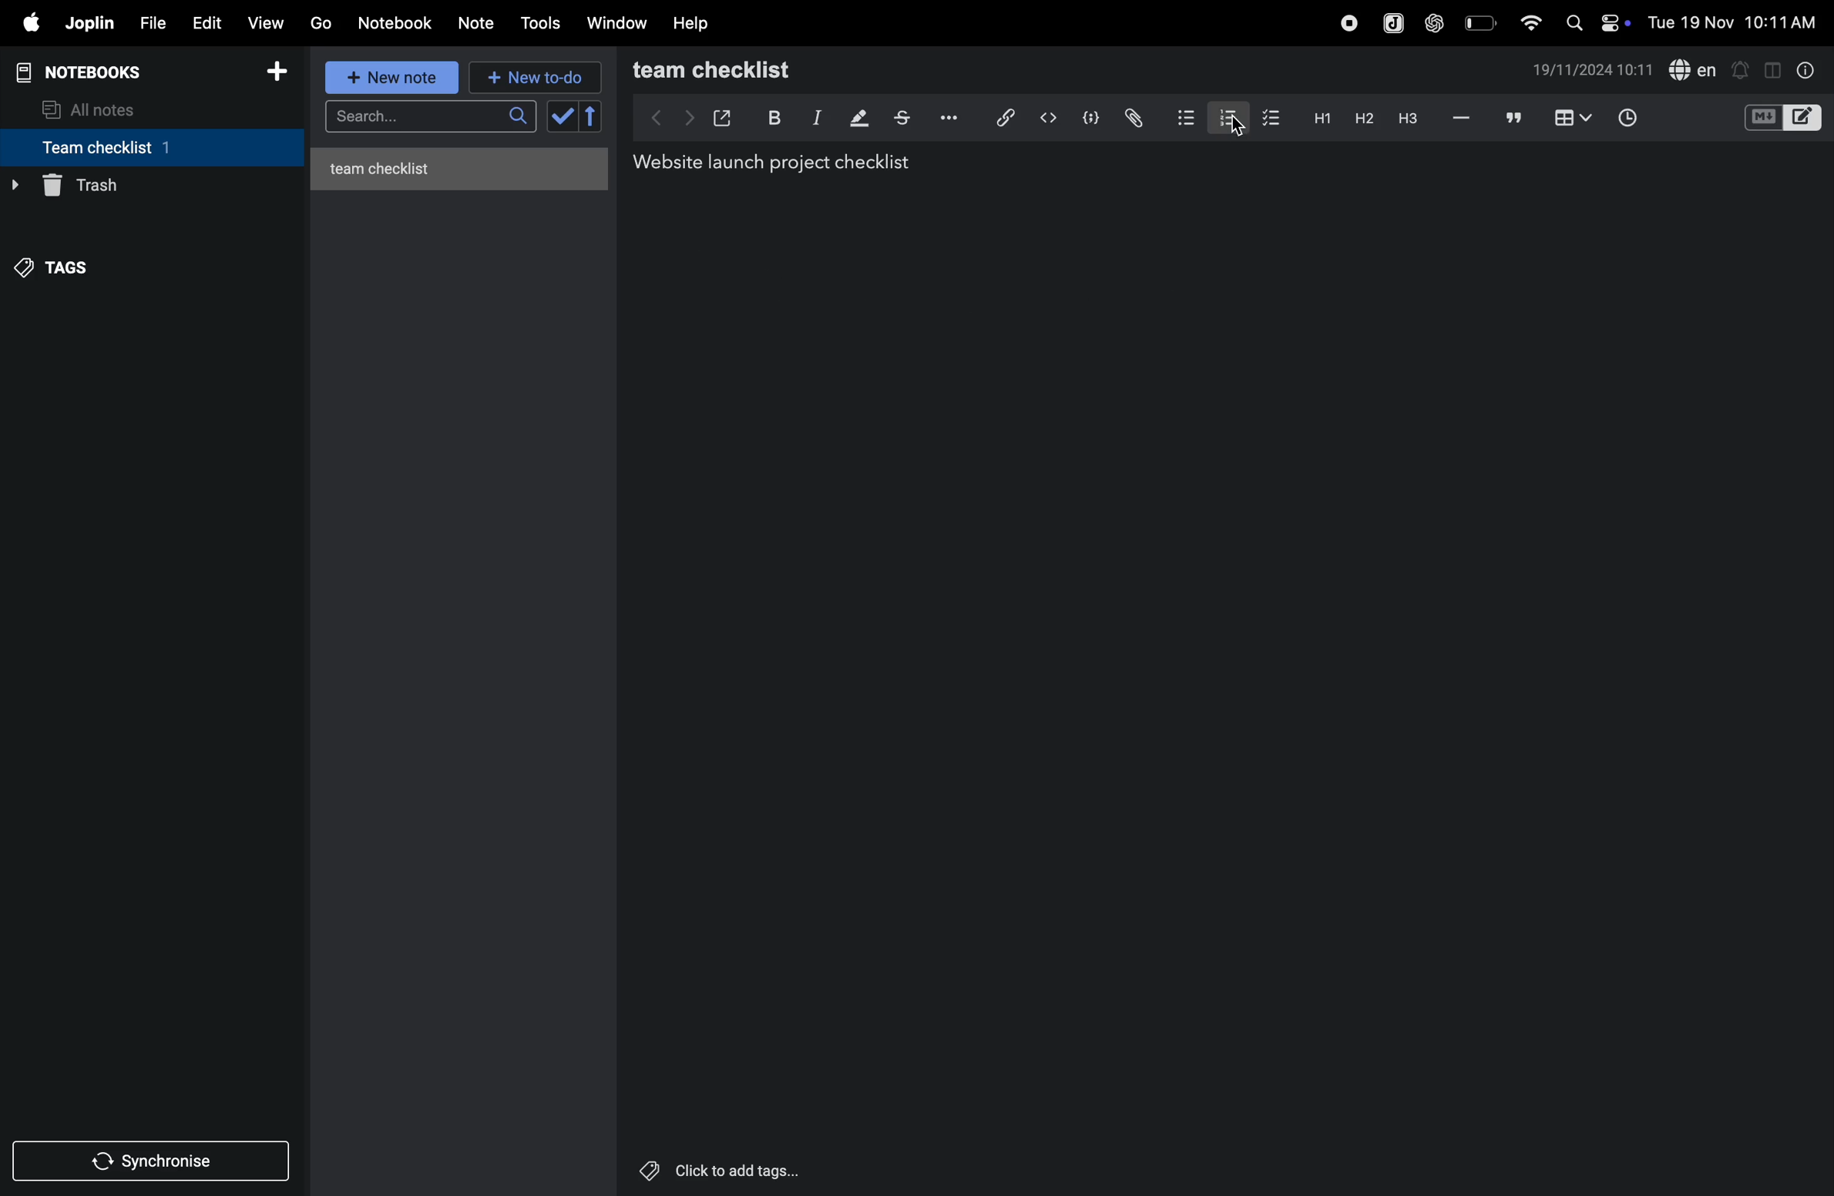 The width and height of the screenshot is (1834, 1196). I want to click on date and time, so click(1734, 23).